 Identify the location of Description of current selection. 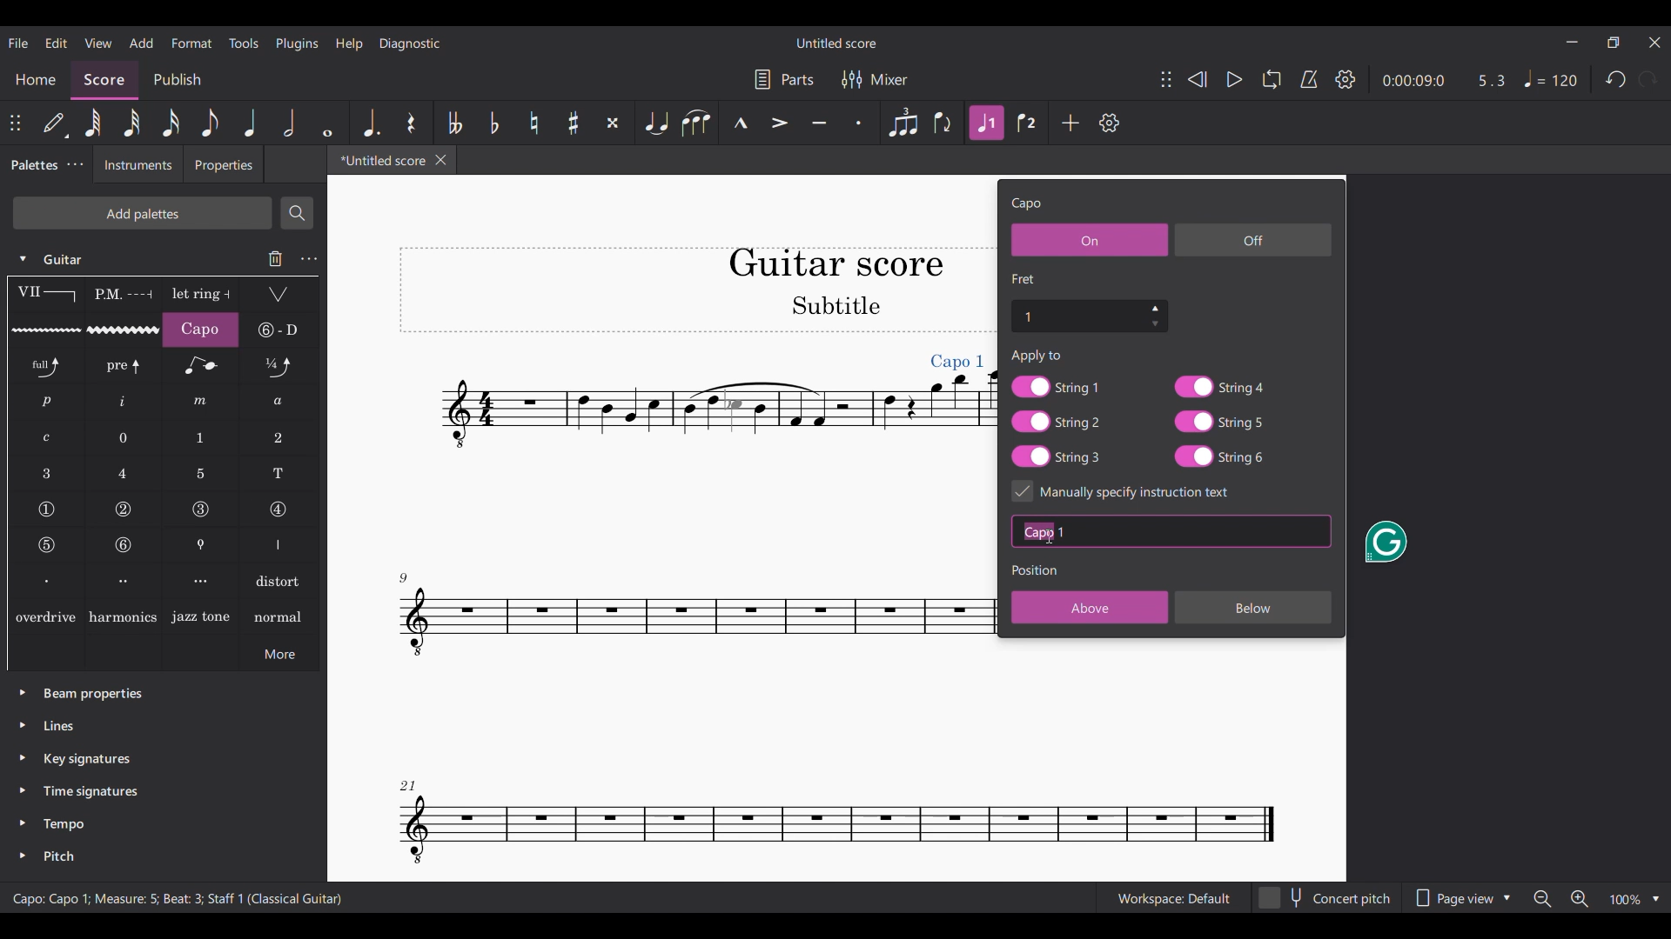
(178, 898).